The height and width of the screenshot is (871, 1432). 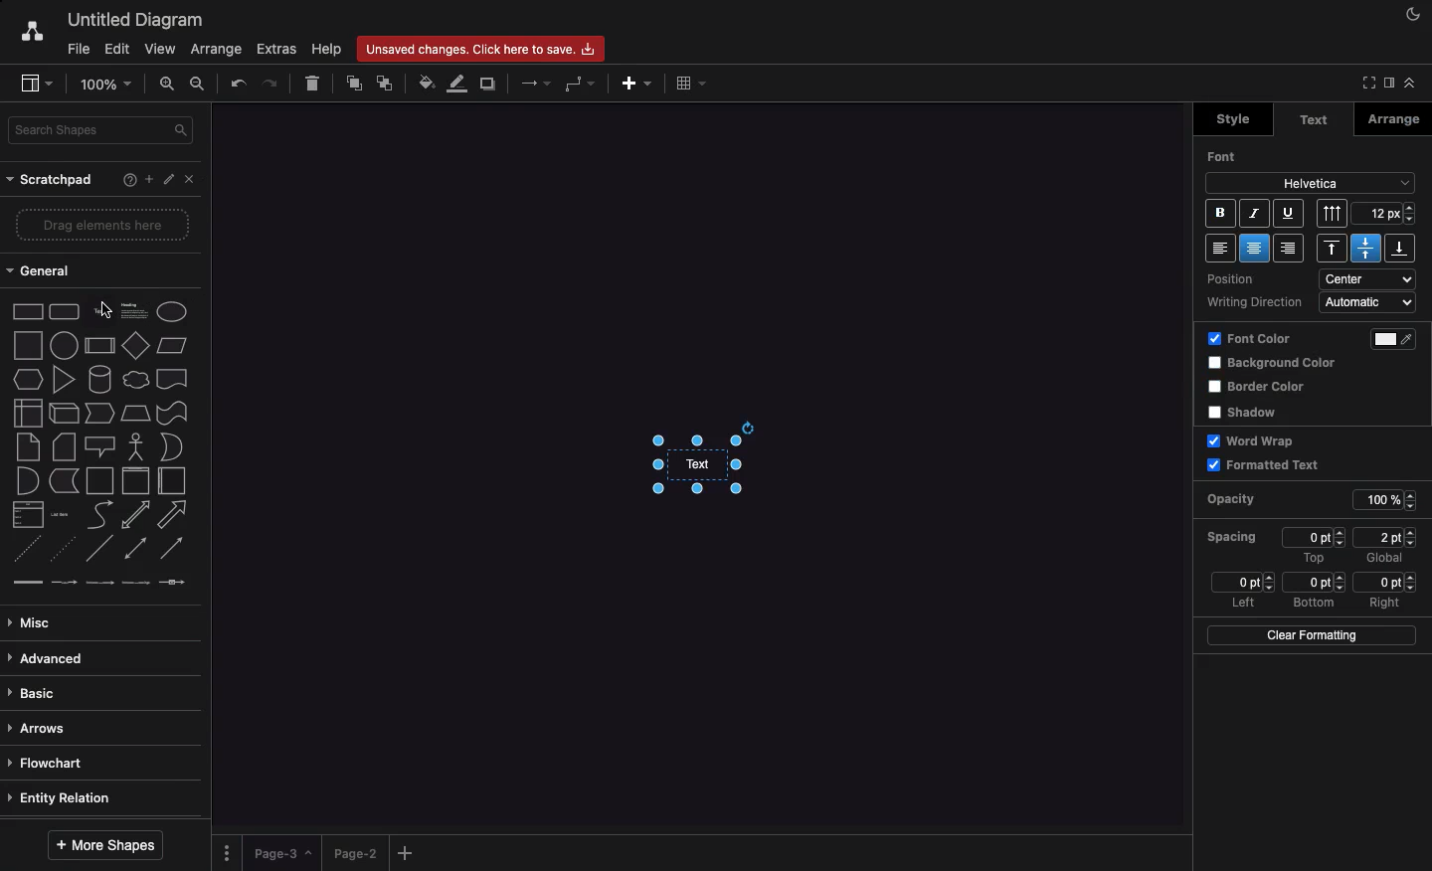 I want to click on Center , so click(x=1365, y=248).